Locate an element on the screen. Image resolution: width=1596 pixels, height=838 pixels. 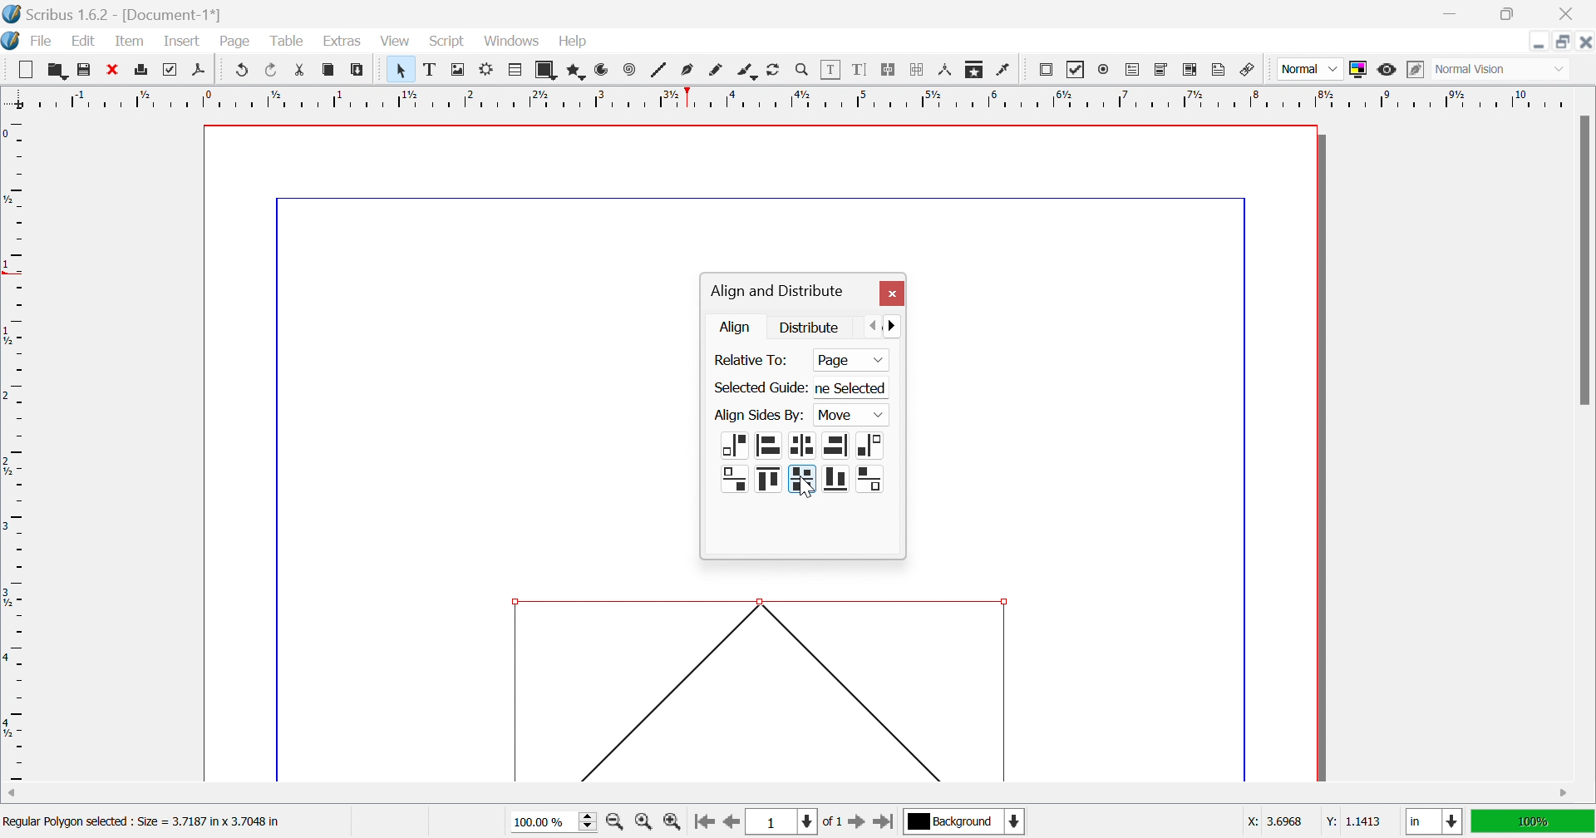
Windows is located at coordinates (514, 42).